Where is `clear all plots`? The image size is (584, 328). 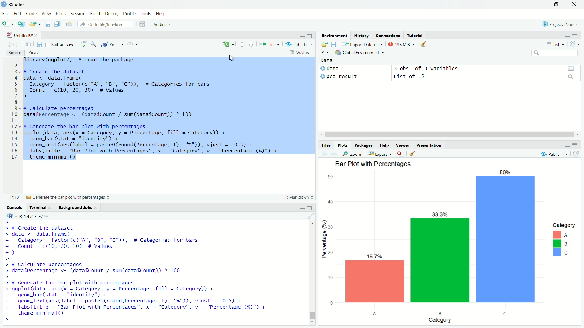
clear all plots is located at coordinates (412, 154).